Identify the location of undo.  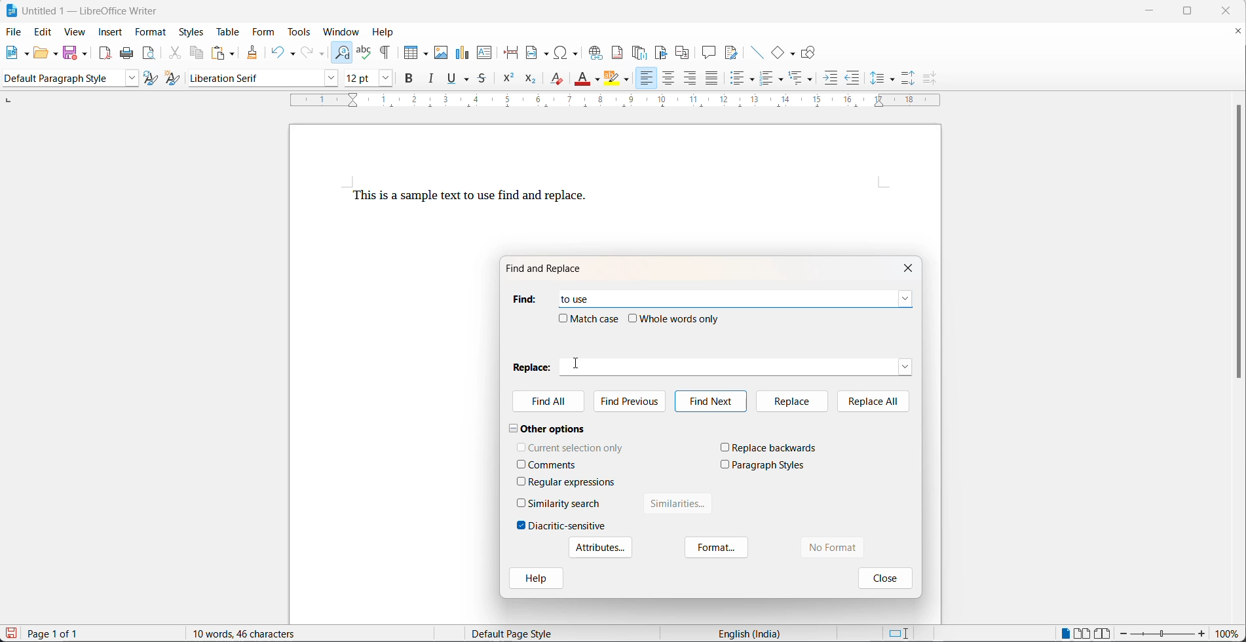
(277, 51).